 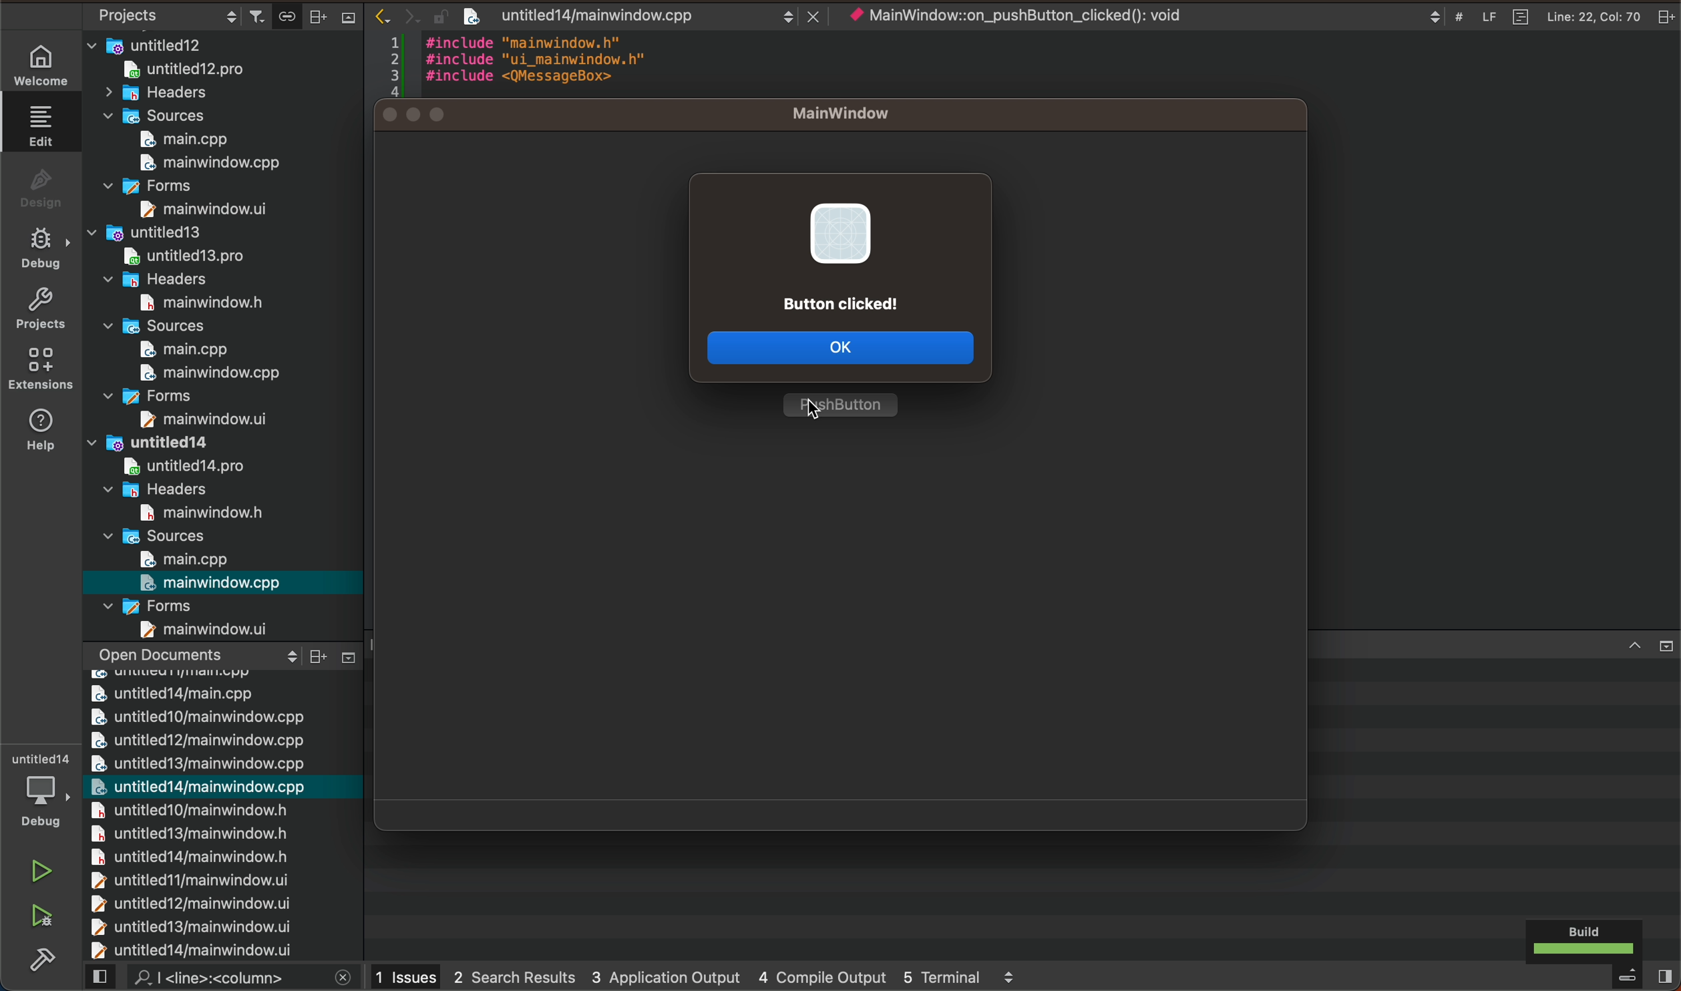 I want to click on untitled12.pro, so click(x=212, y=71).